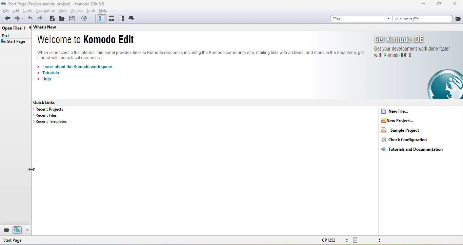 The height and width of the screenshot is (245, 463). What do you see at coordinates (29, 230) in the screenshot?
I see `close pane` at bounding box center [29, 230].